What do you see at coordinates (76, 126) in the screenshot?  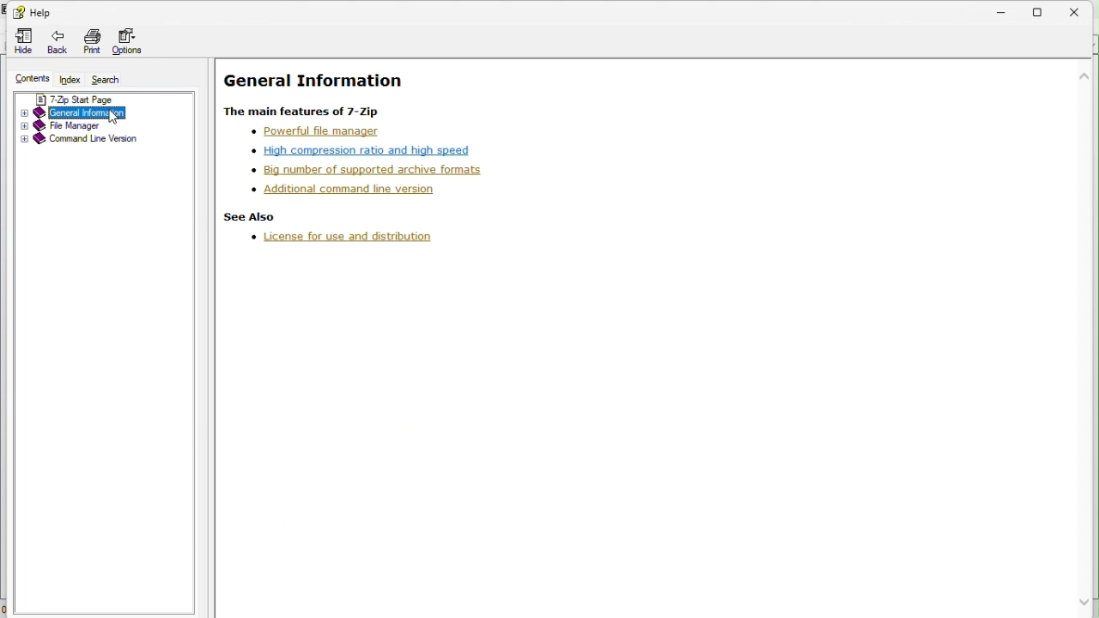 I see `File manager` at bounding box center [76, 126].